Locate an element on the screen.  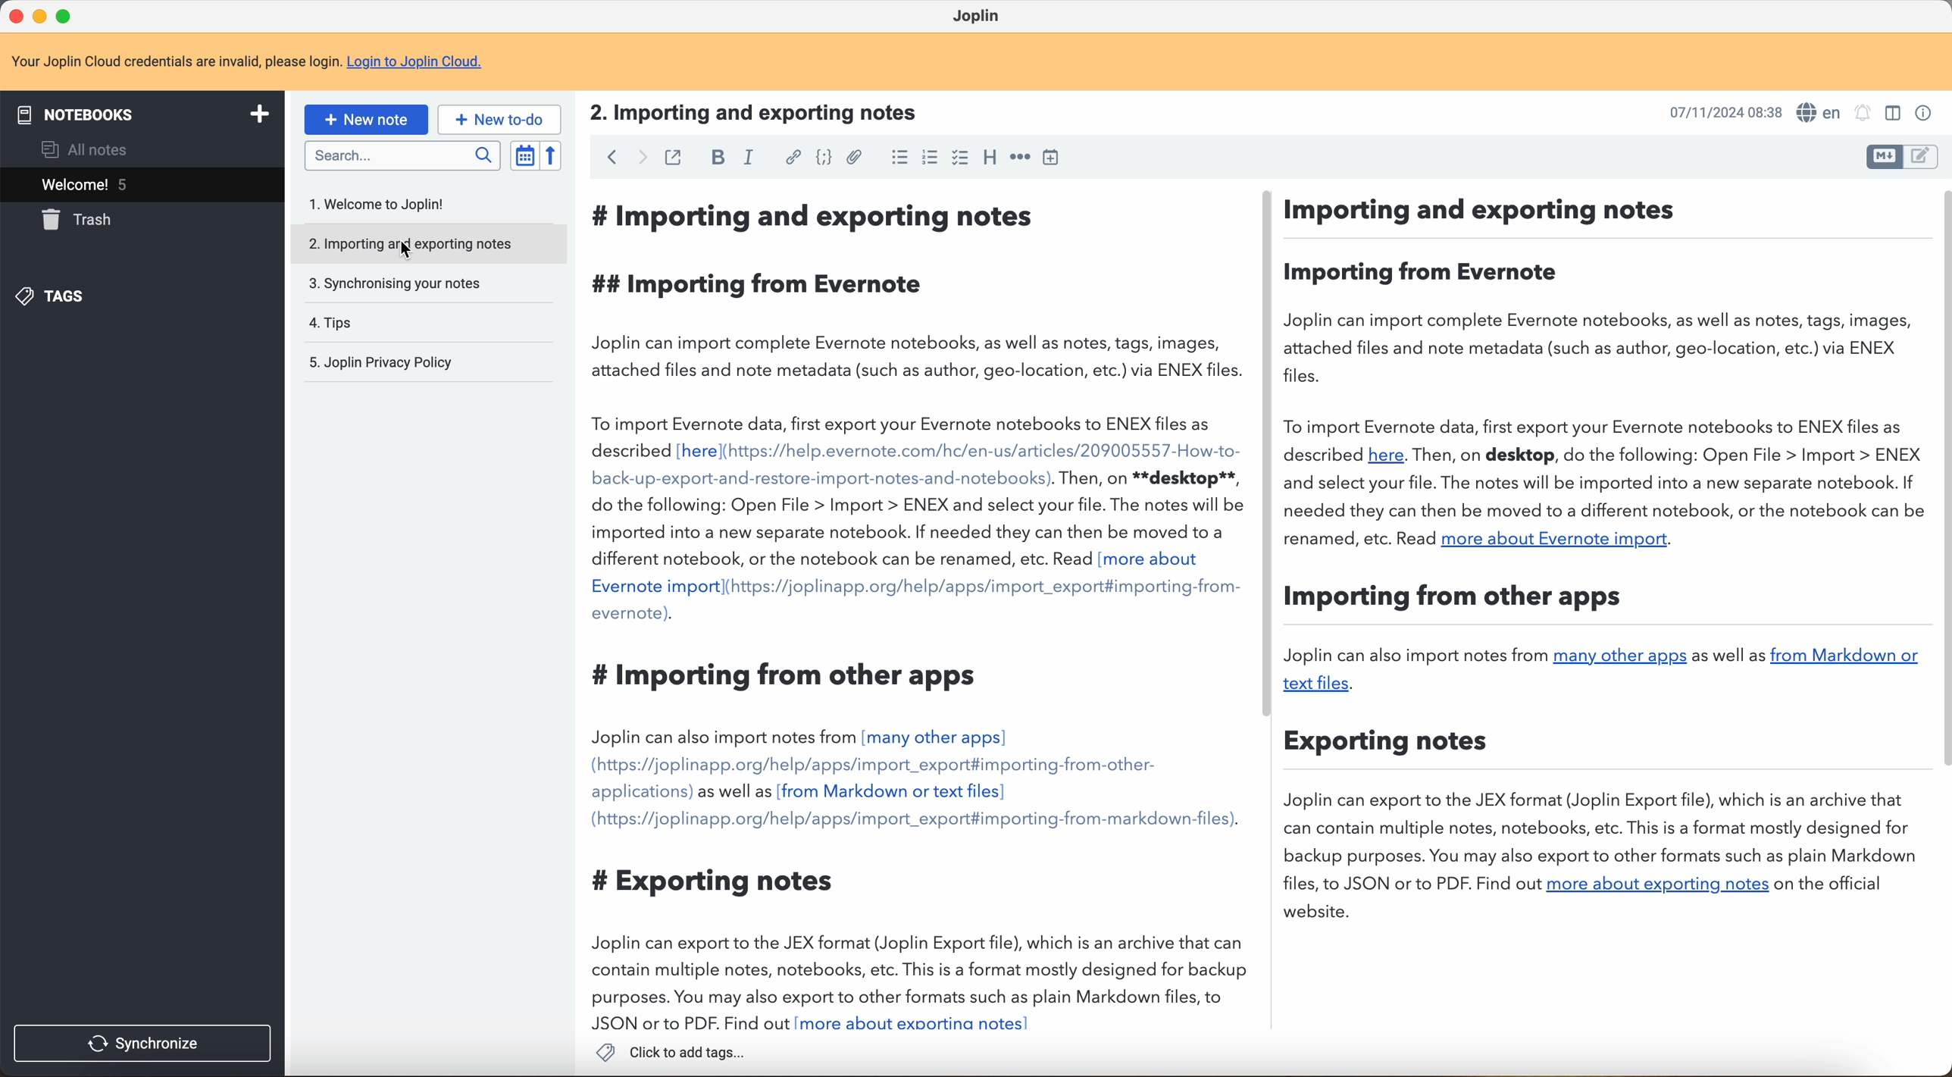
scroll bar is located at coordinates (1940, 478).